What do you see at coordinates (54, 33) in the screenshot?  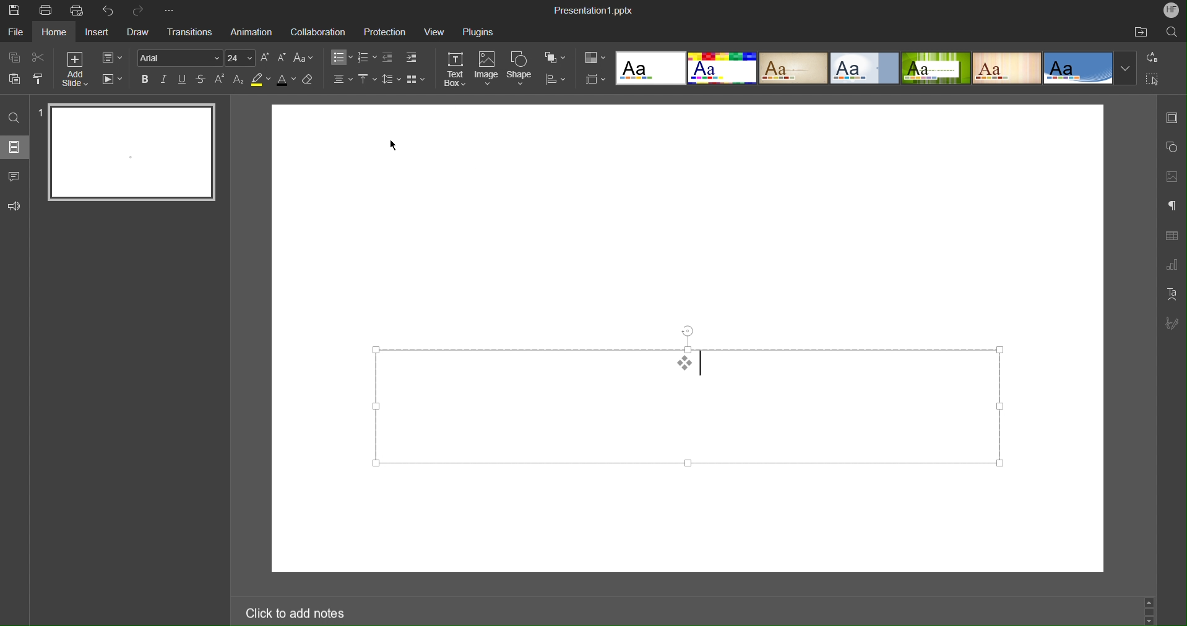 I see `Home` at bounding box center [54, 33].